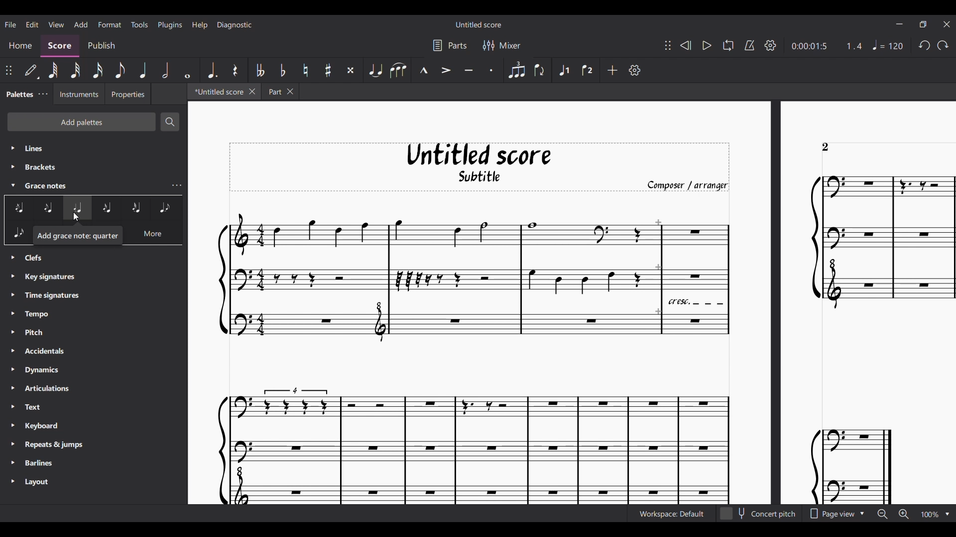  I want to click on Earlier tab, so click(280, 91).